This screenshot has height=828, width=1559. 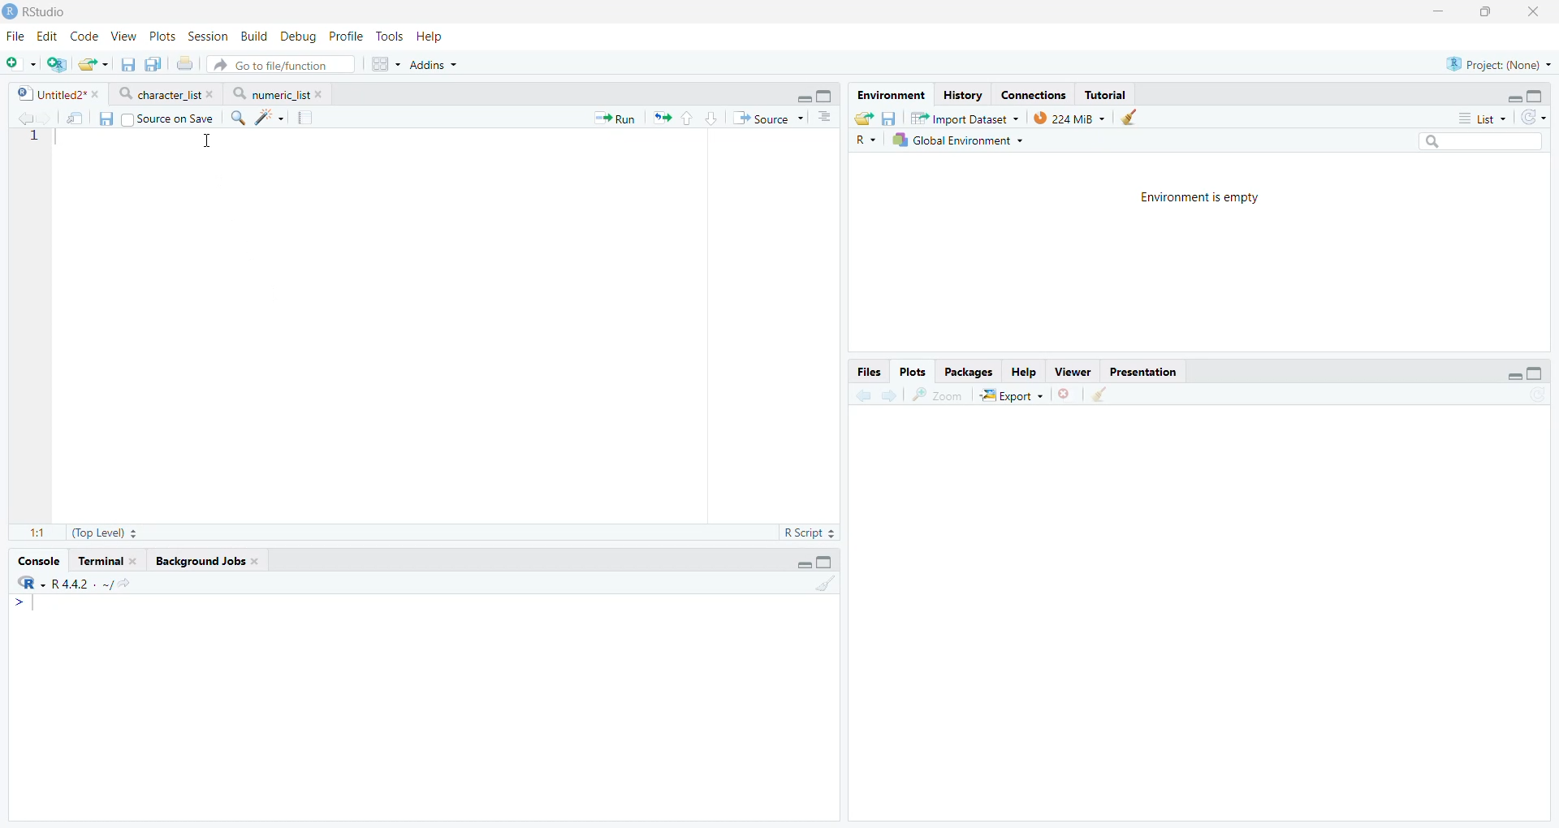 What do you see at coordinates (127, 64) in the screenshot?
I see `Save current file` at bounding box center [127, 64].